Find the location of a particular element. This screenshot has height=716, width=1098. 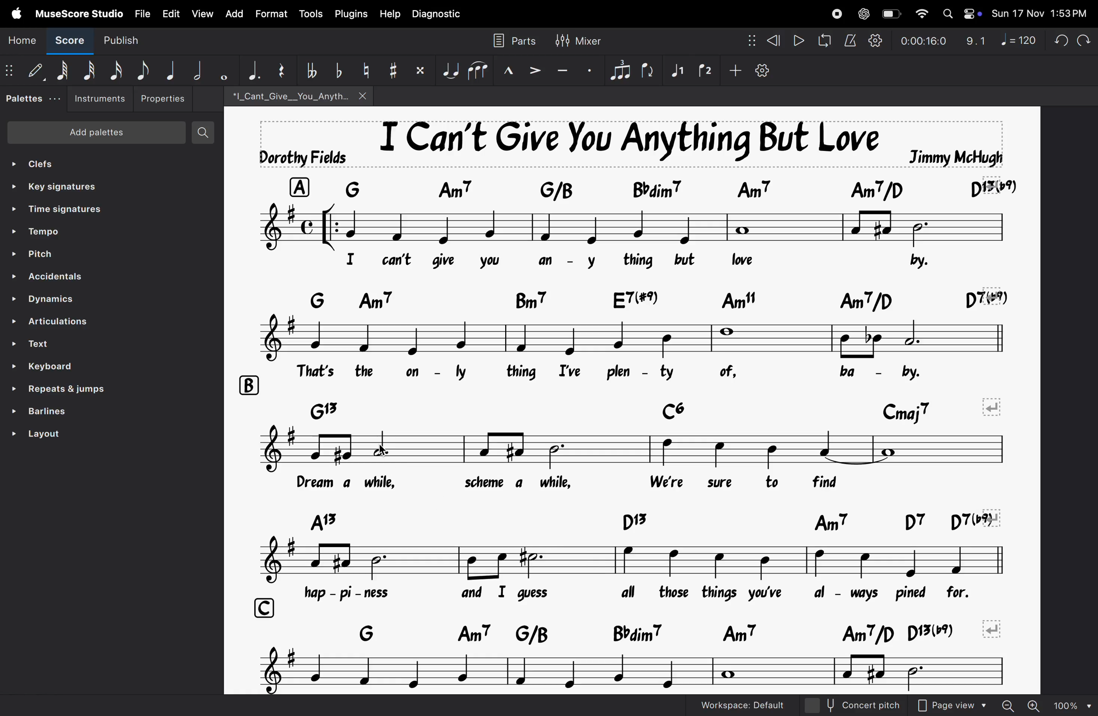

Score is located at coordinates (67, 43).